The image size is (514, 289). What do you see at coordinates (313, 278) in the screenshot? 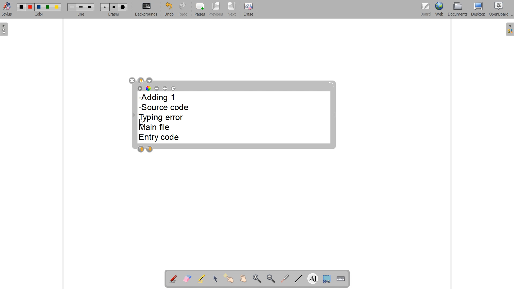
I see `Write text` at bounding box center [313, 278].